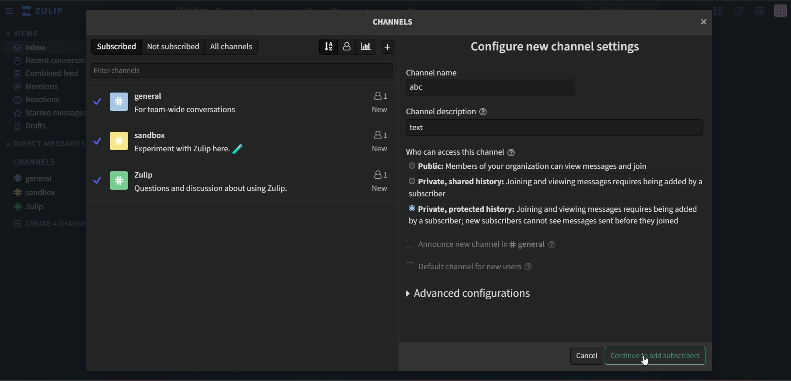 Image resolution: width=791 pixels, height=381 pixels. I want to click on hide menu, so click(717, 11).